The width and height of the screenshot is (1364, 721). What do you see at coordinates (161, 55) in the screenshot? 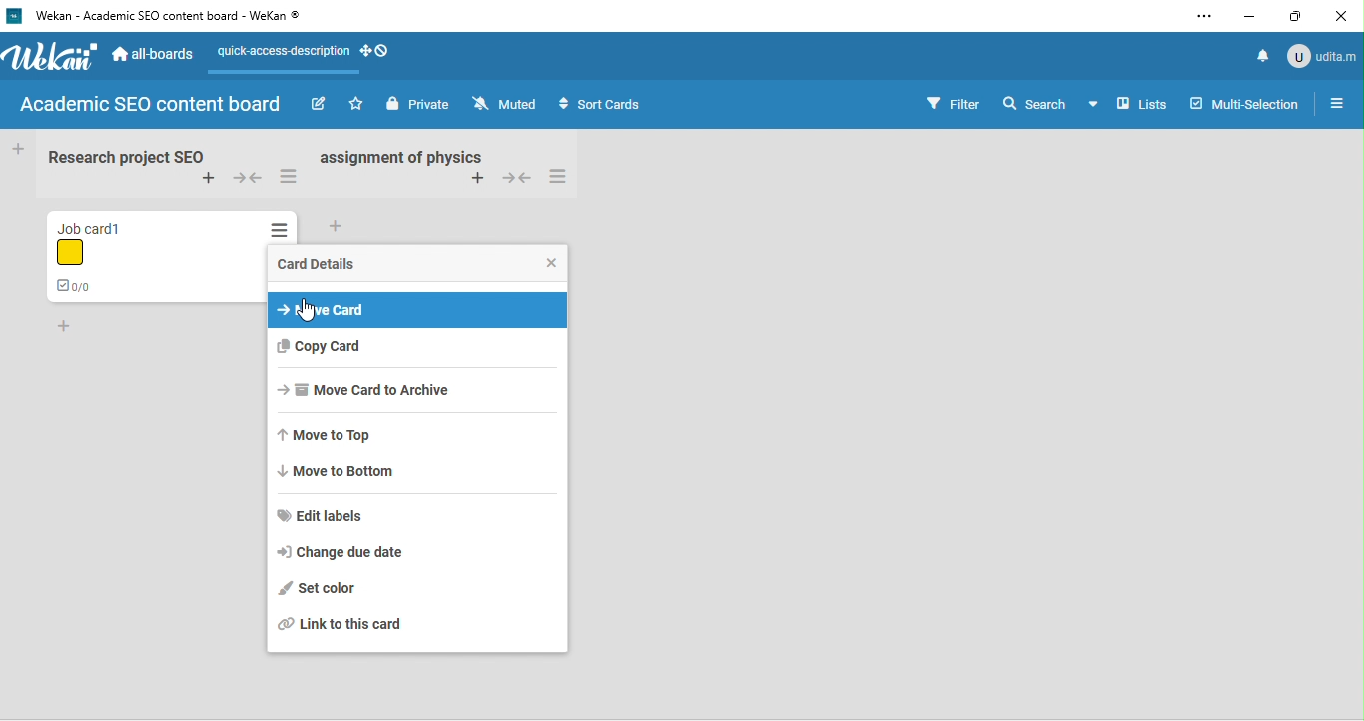
I see `all boards` at bounding box center [161, 55].